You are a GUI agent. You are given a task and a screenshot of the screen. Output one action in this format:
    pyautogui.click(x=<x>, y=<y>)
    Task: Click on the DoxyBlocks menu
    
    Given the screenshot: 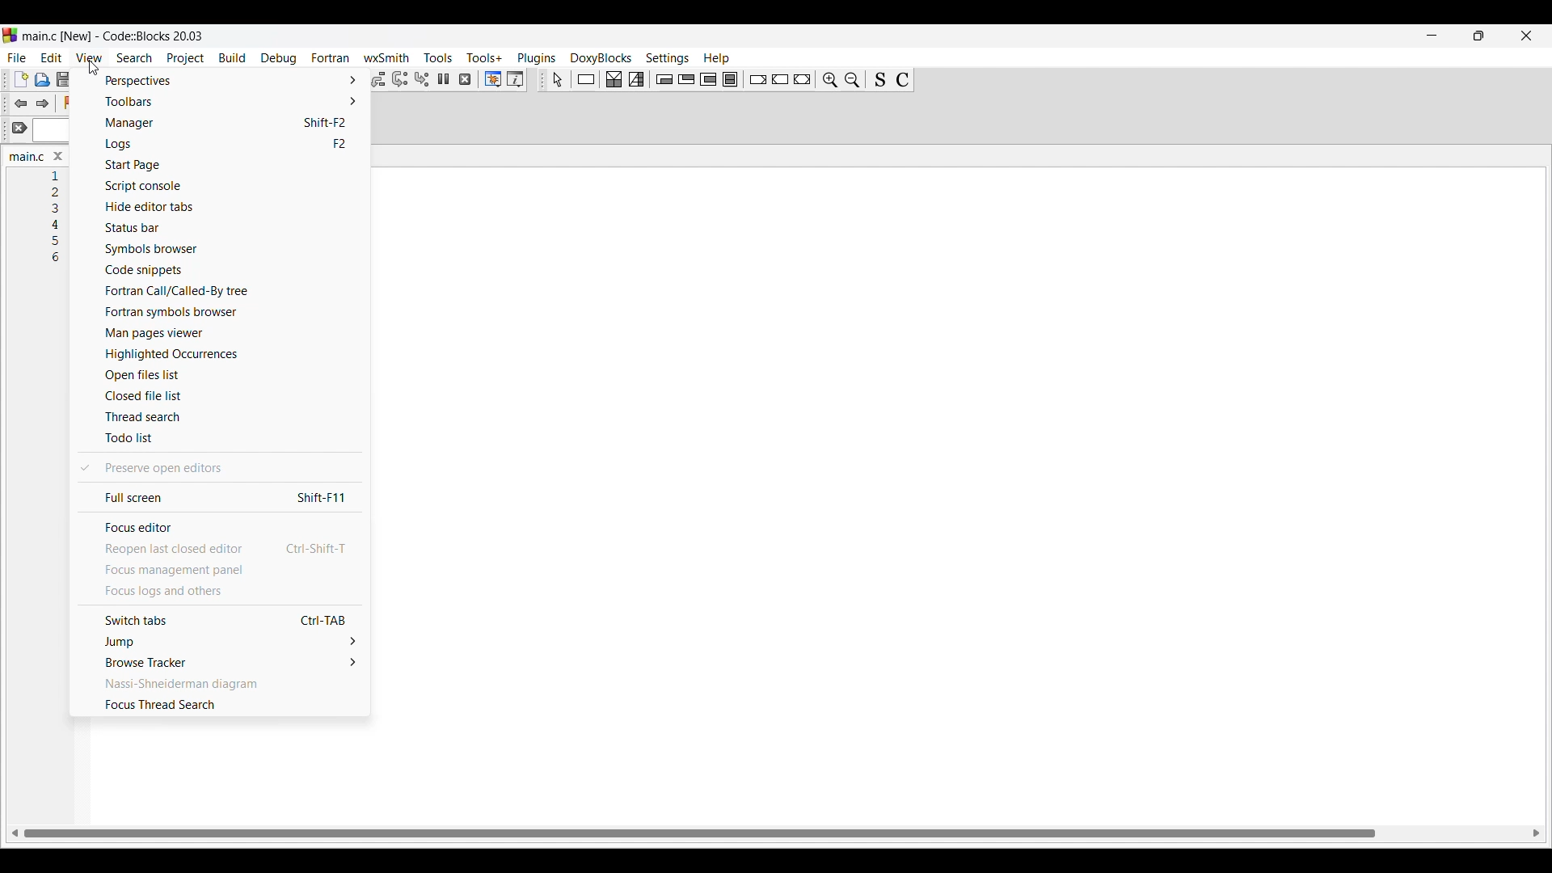 What is the action you would take?
    pyautogui.click(x=601, y=58)
    